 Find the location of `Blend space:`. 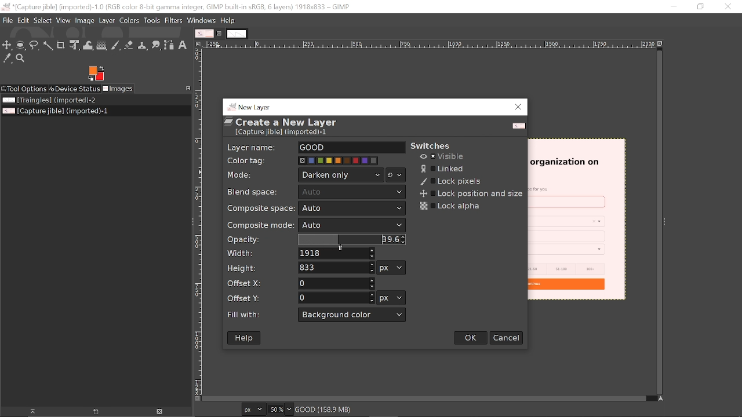

Blend space: is located at coordinates (255, 191).